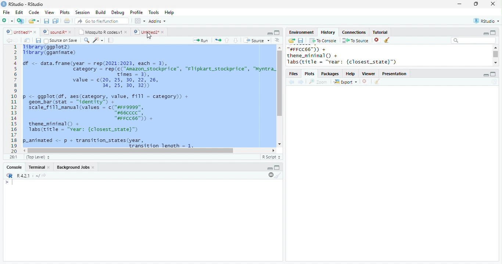 The width and height of the screenshot is (502, 264). Describe the element at coordinates (496, 47) in the screenshot. I see `scroll up` at that location.